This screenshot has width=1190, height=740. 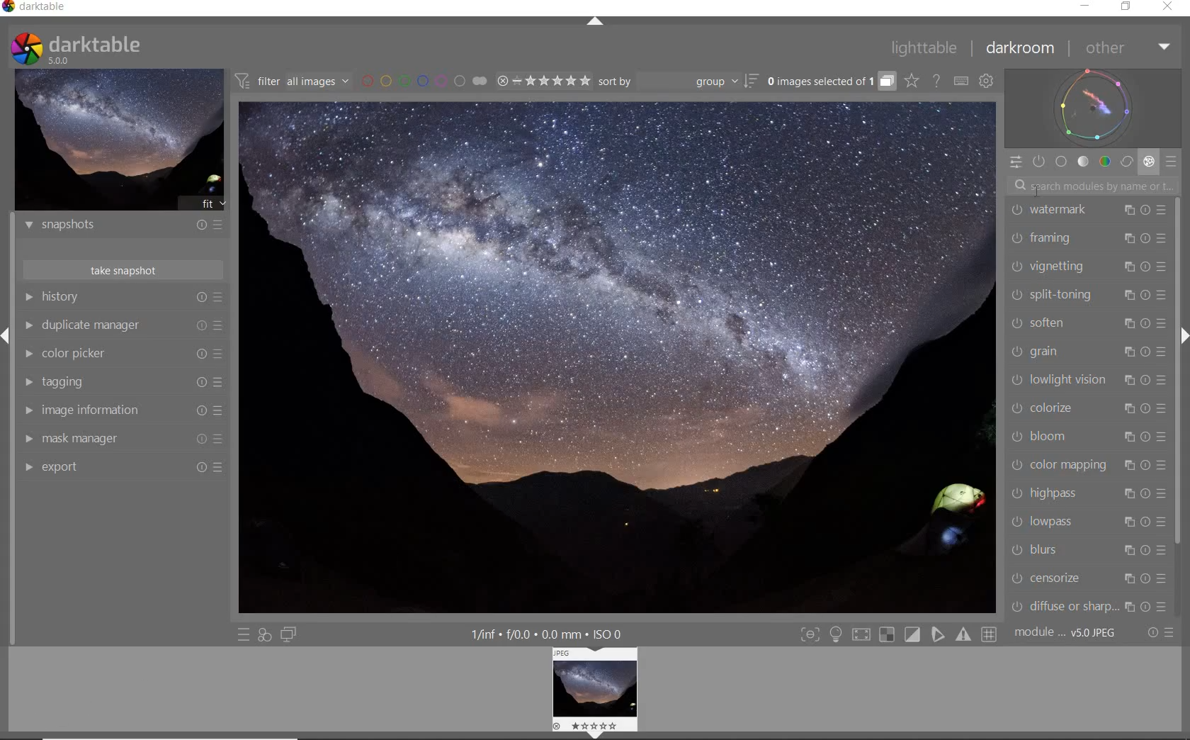 I want to click on reset parameters, so click(x=1143, y=324).